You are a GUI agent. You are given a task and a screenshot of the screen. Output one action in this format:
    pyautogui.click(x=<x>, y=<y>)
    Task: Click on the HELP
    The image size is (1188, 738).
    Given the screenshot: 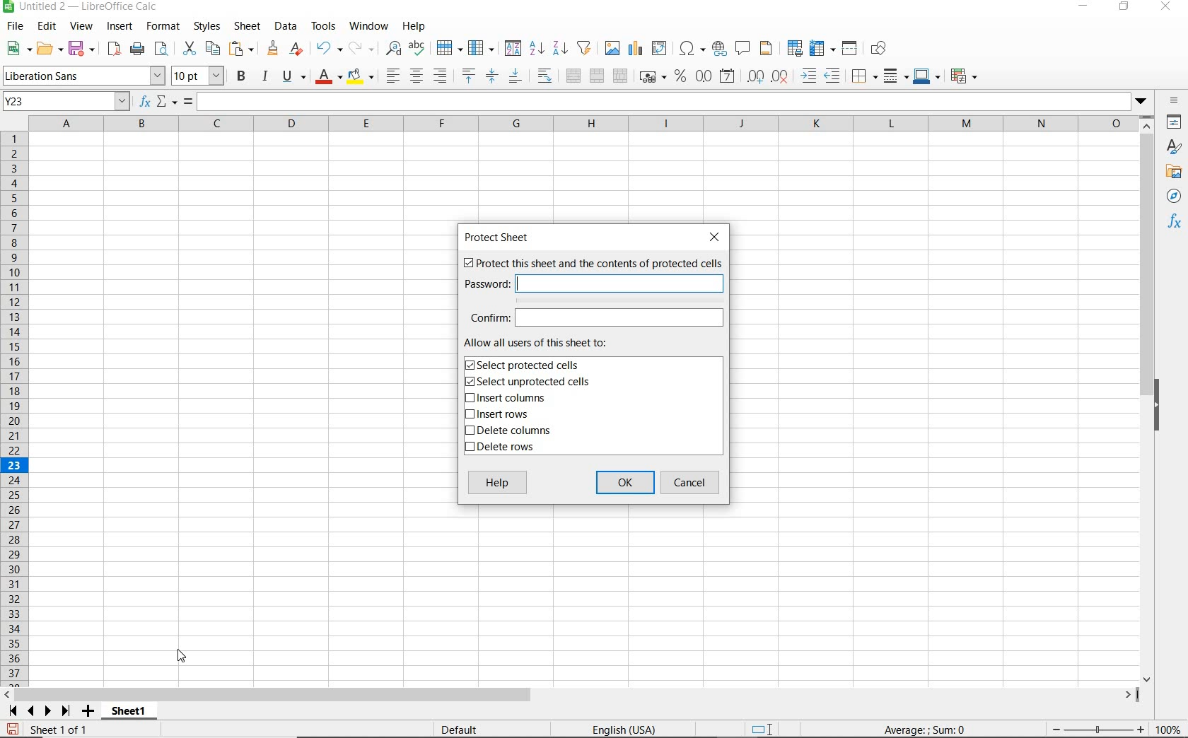 What is the action you would take?
    pyautogui.click(x=498, y=484)
    